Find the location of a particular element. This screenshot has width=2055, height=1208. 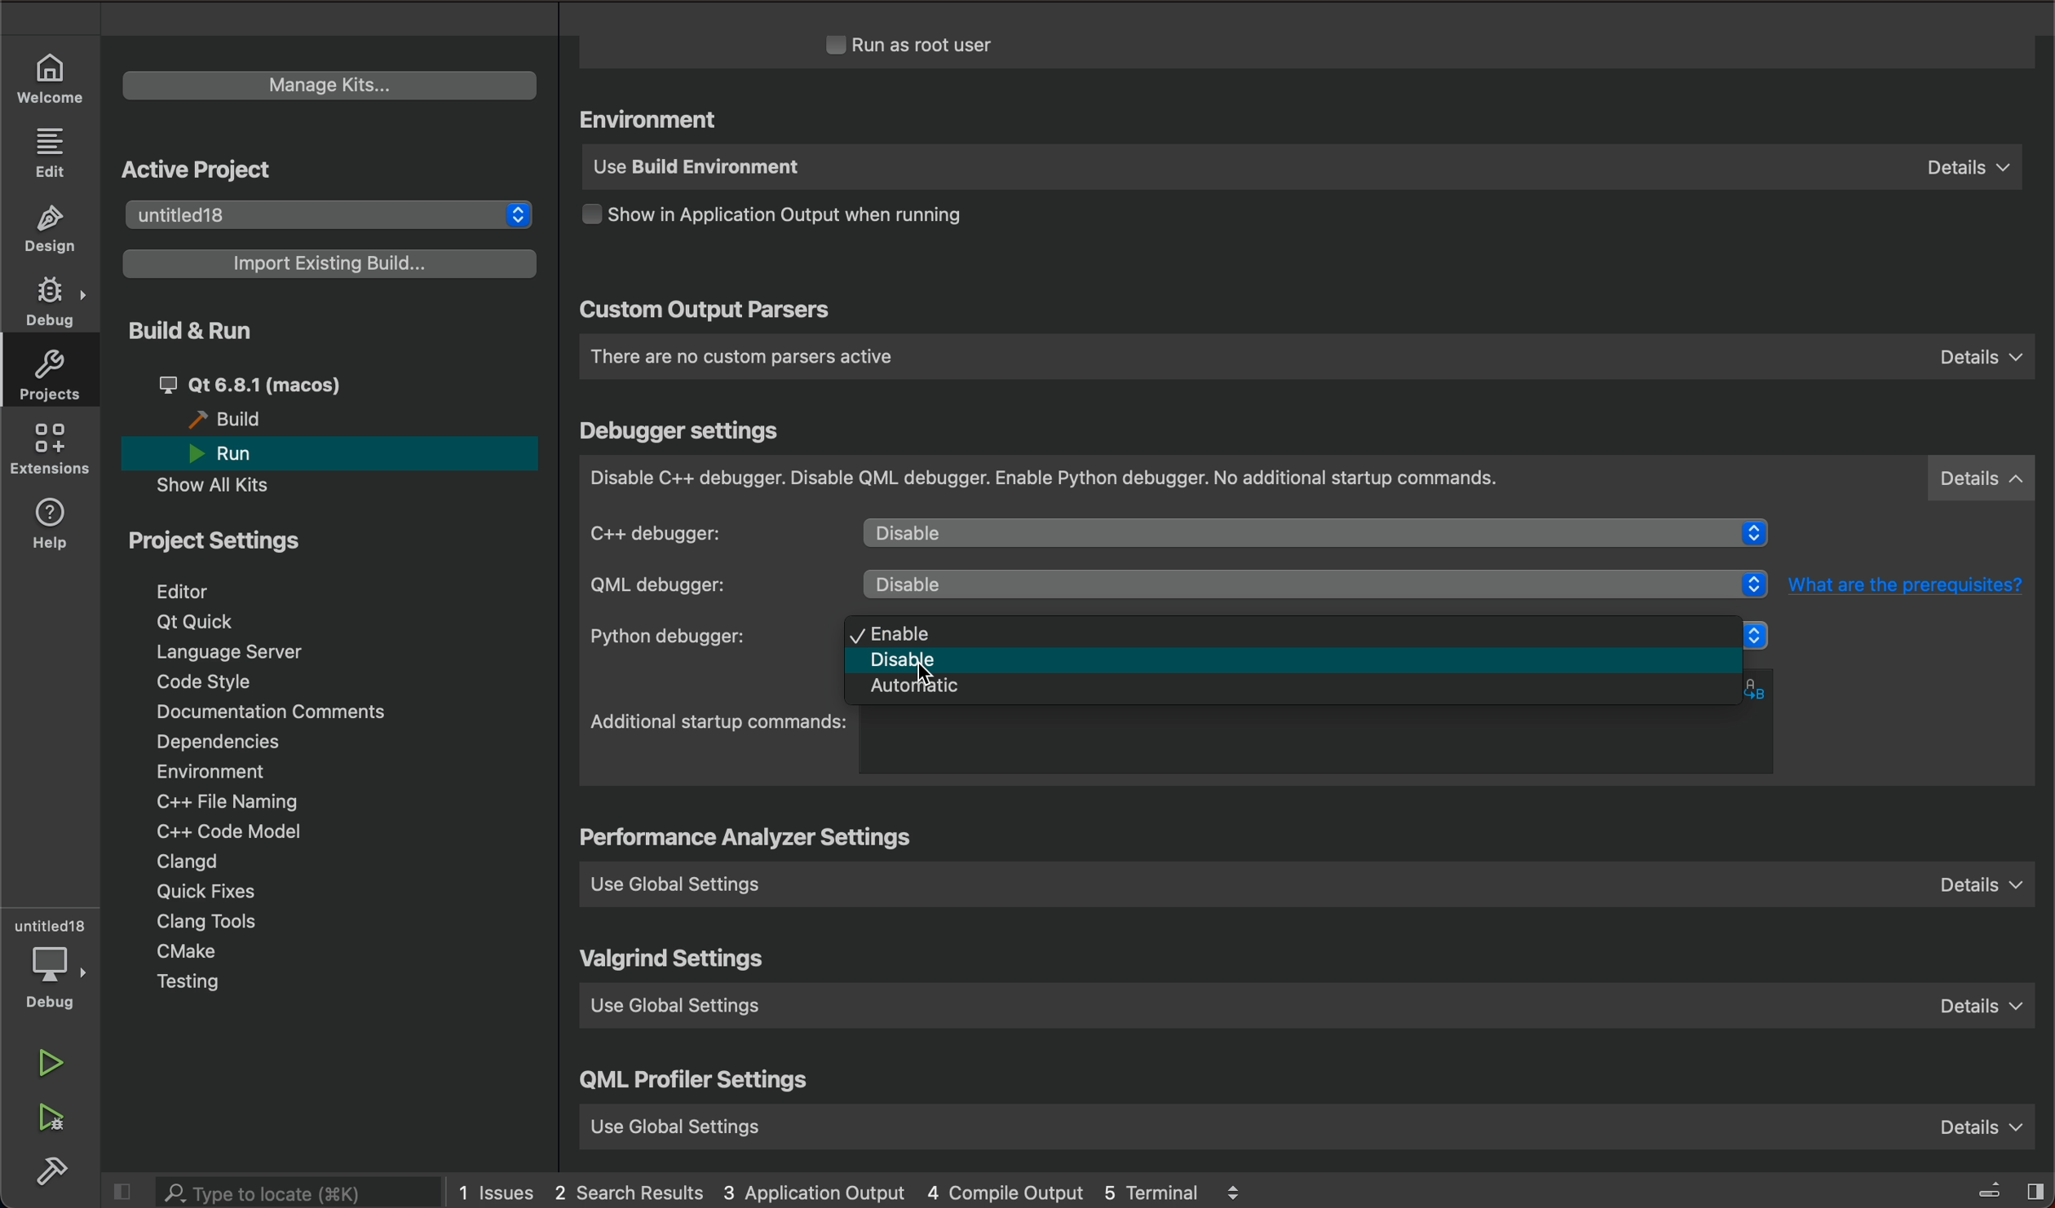

logs is located at coordinates (877, 1190).